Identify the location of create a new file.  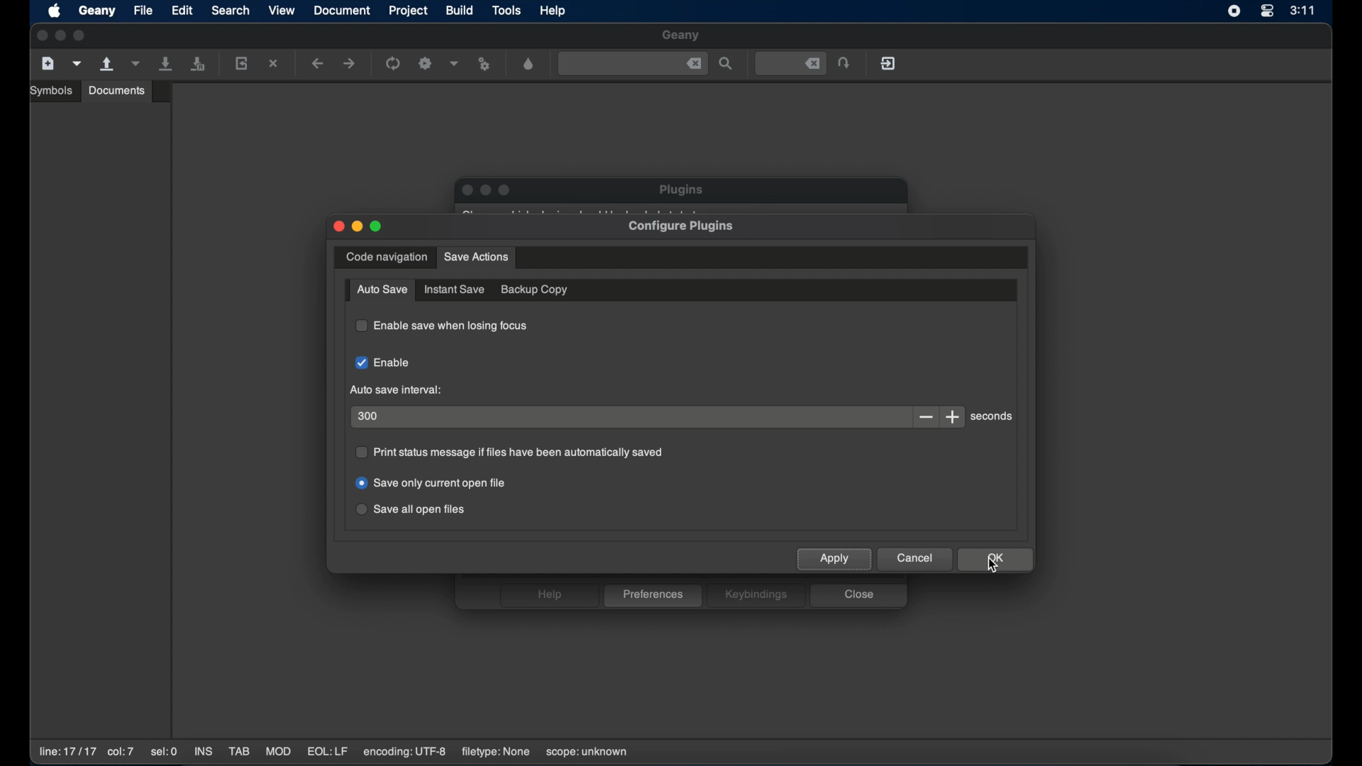
(48, 64).